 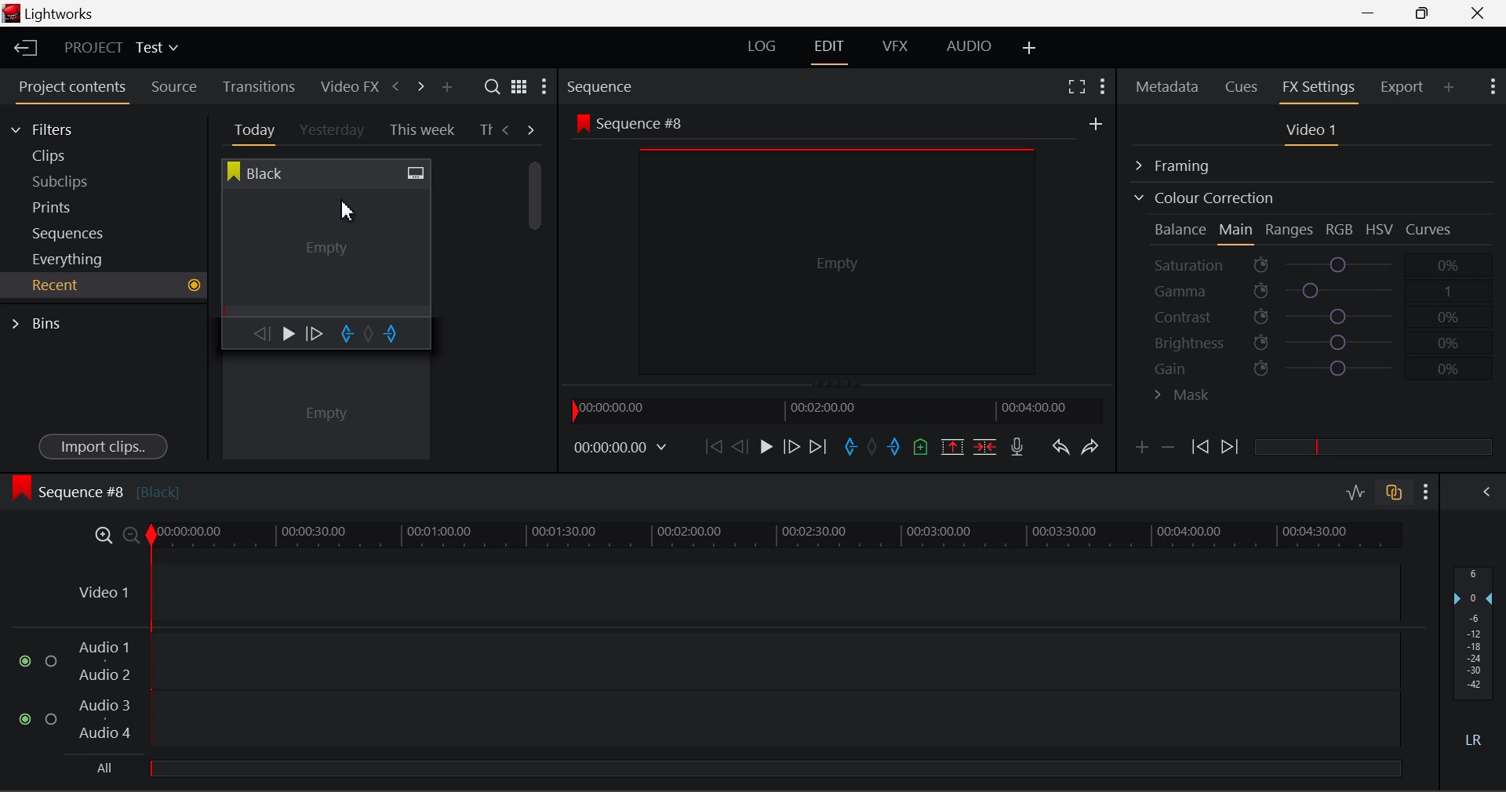 What do you see at coordinates (818, 447) in the screenshot?
I see `To End` at bounding box center [818, 447].